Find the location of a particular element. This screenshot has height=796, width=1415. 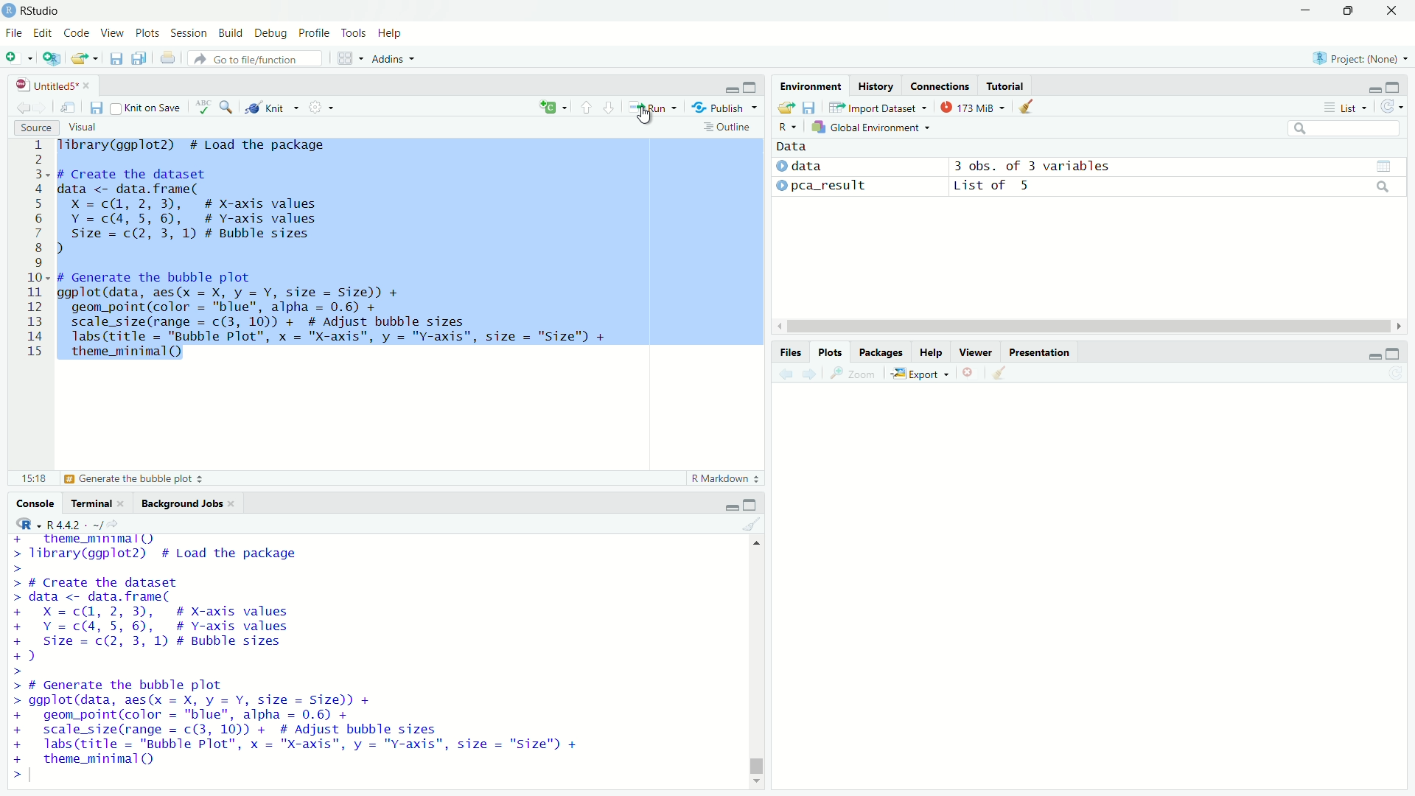

R markdown is located at coordinates (726, 478).